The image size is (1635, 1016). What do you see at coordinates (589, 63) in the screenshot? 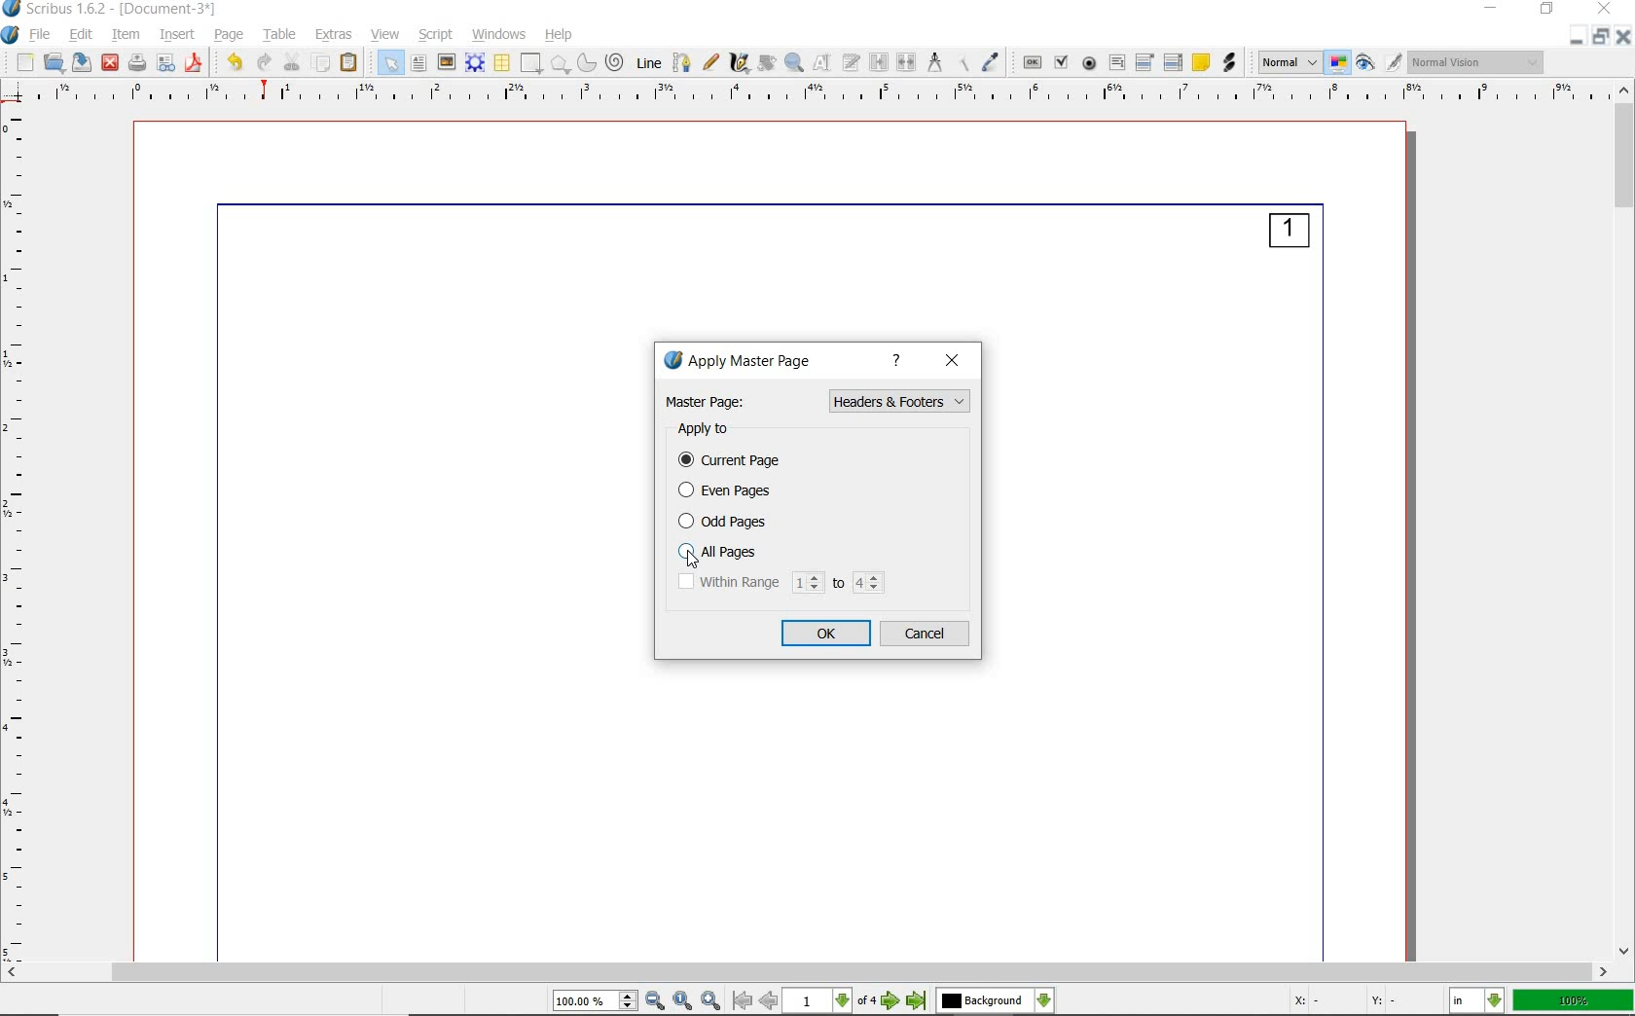
I see `arc` at bounding box center [589, 63].